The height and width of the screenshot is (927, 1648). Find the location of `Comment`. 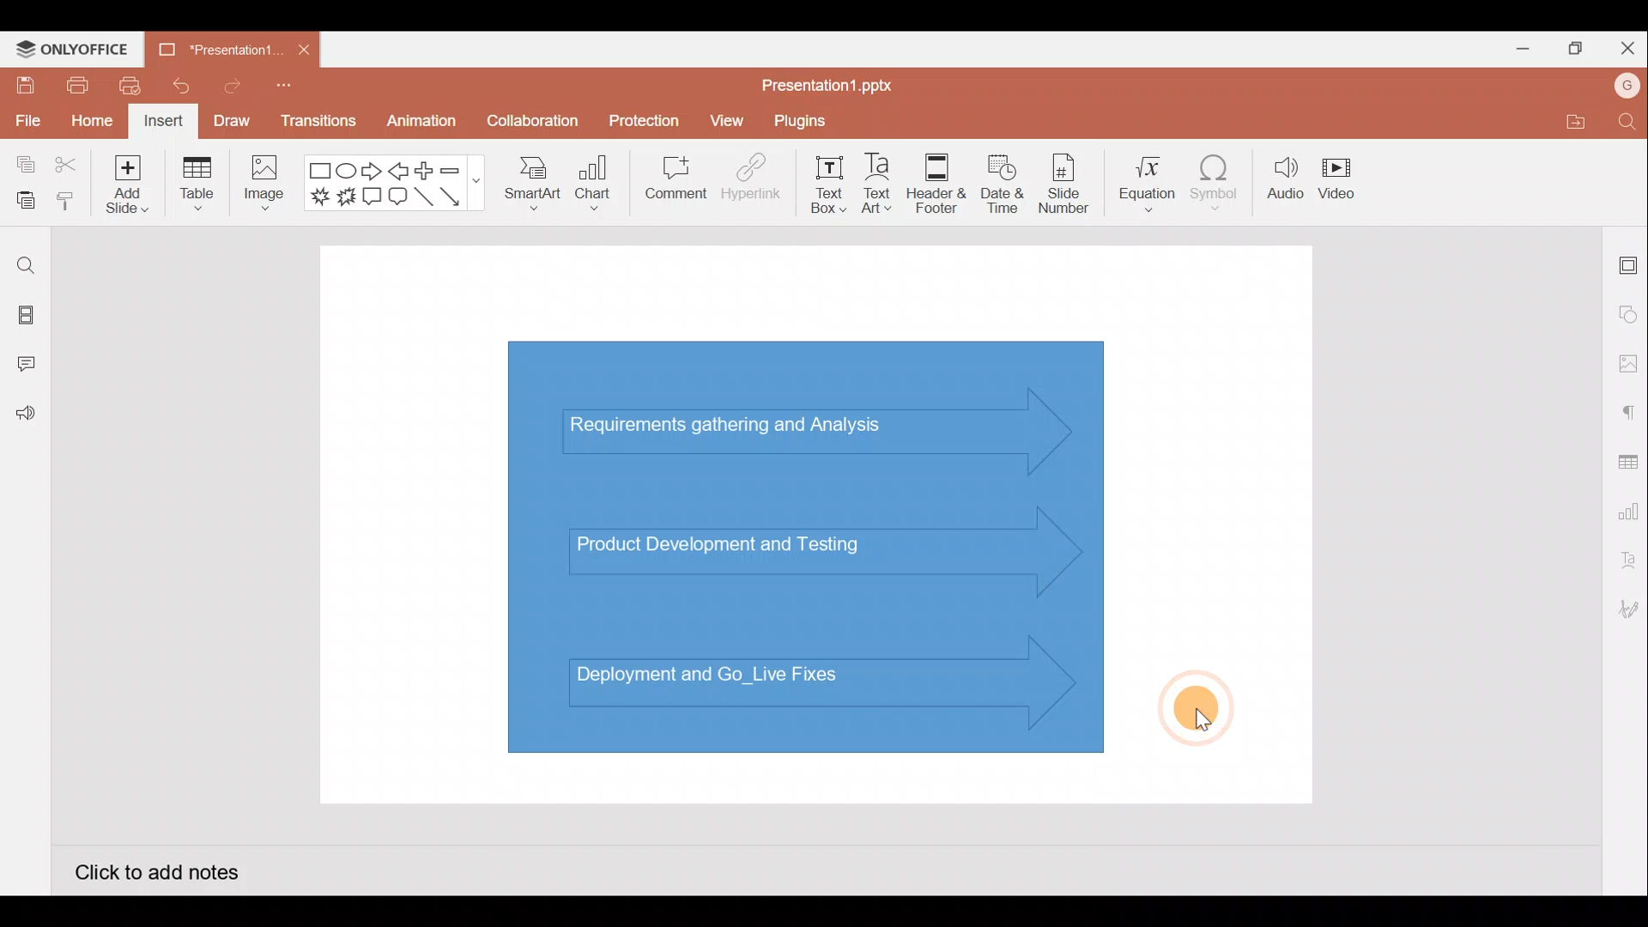

Comment is located at coordinates (669, 181).